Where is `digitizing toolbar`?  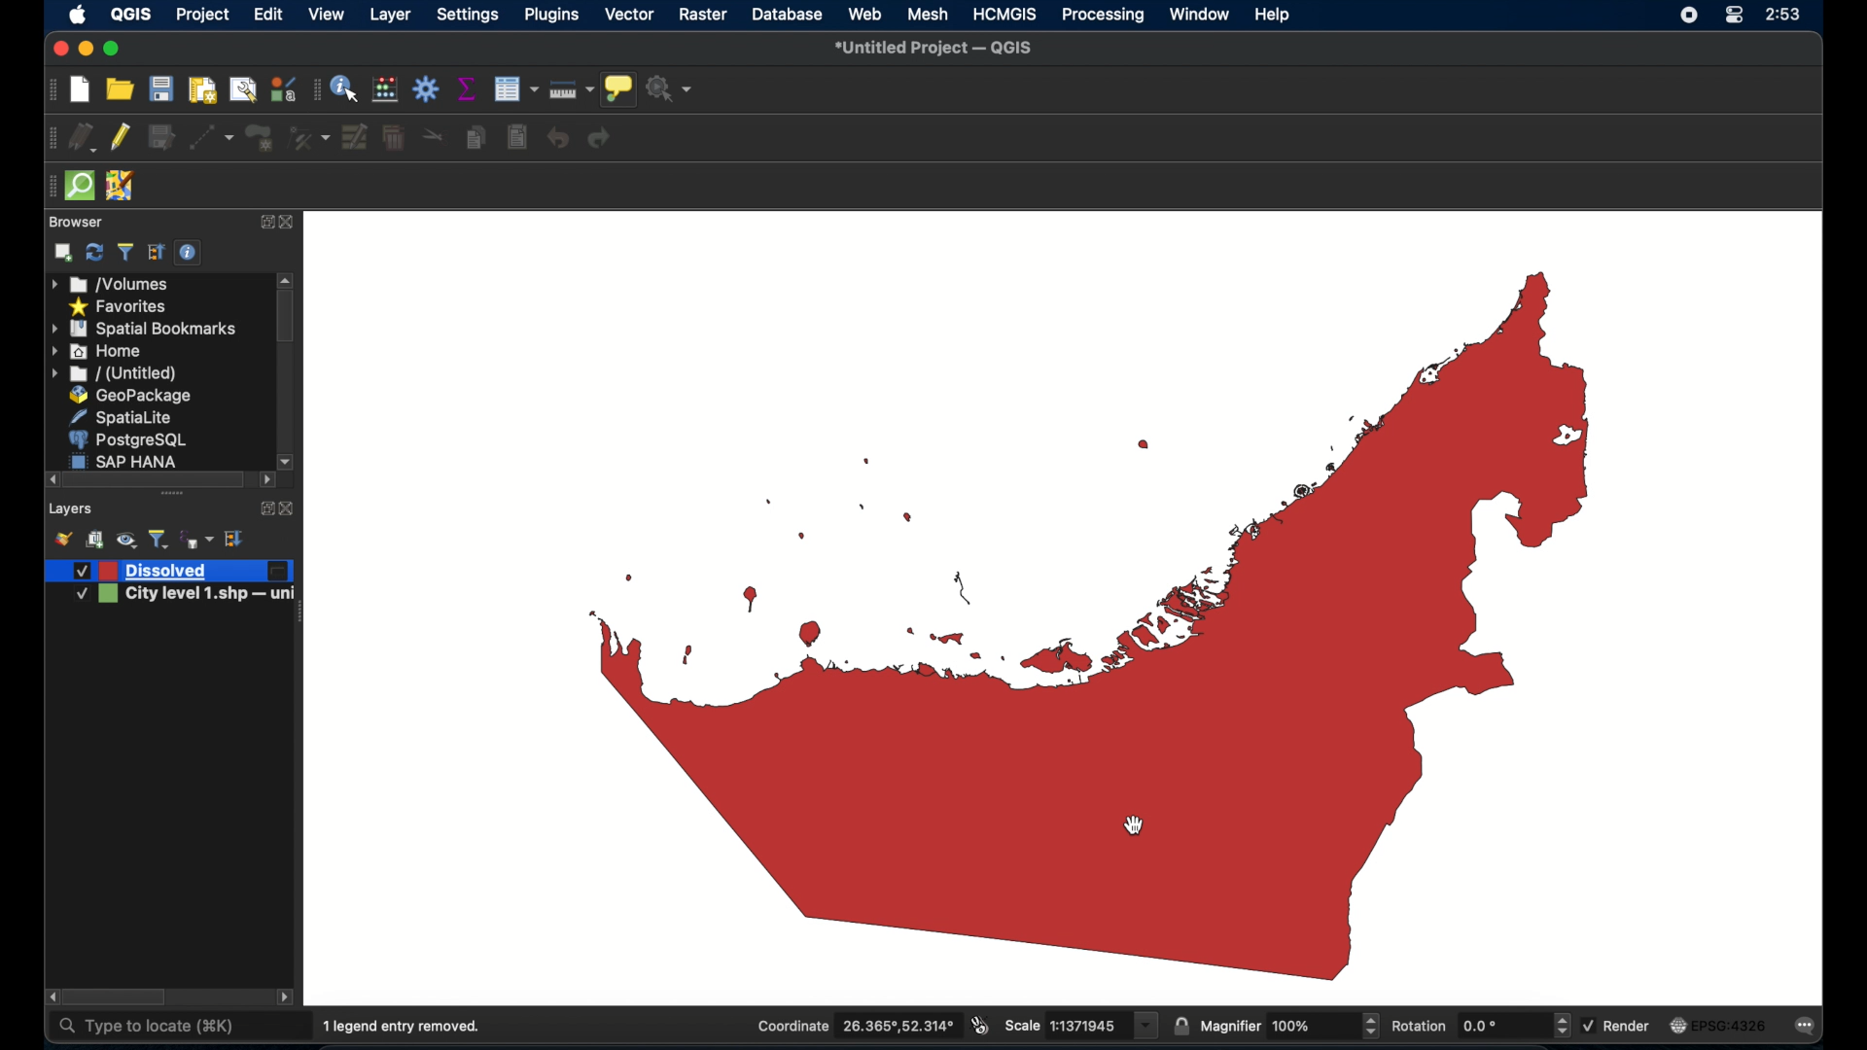
digitizing toolbar is located at coordinates (53, 138).